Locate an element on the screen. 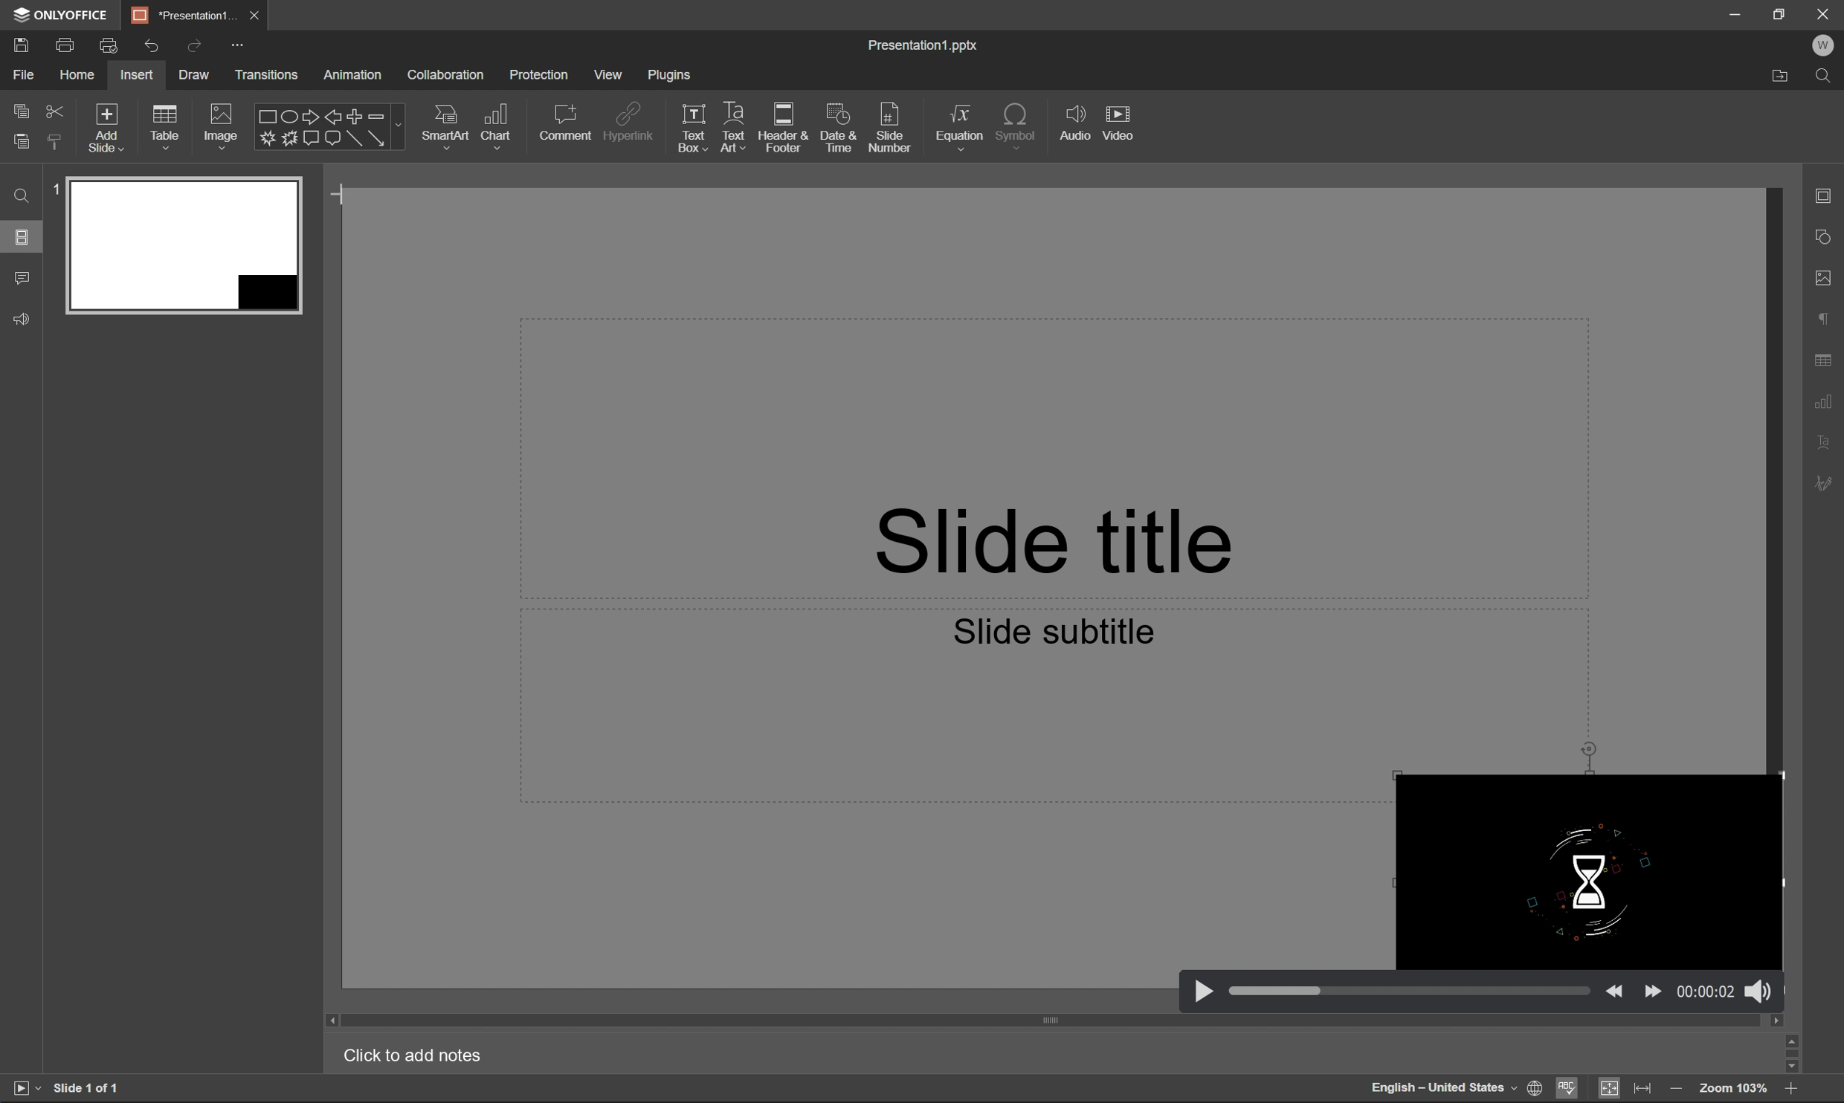 The height and width of the screenshot is (1103, 1844). fit to width is located at coordinates (1641, 1086).